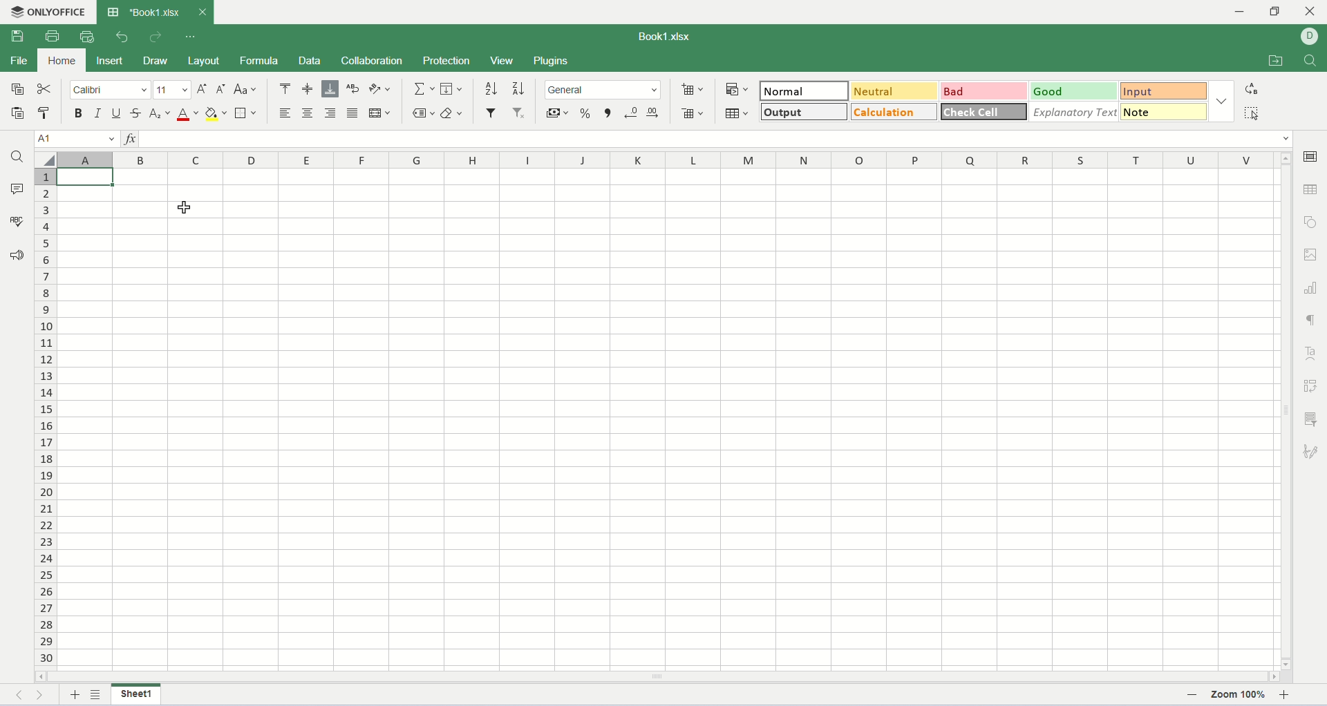 This screenshot has width=1327, height=706. Describe the element at coordinates (23, 695) in the screenshot. I see `previous` at that location.